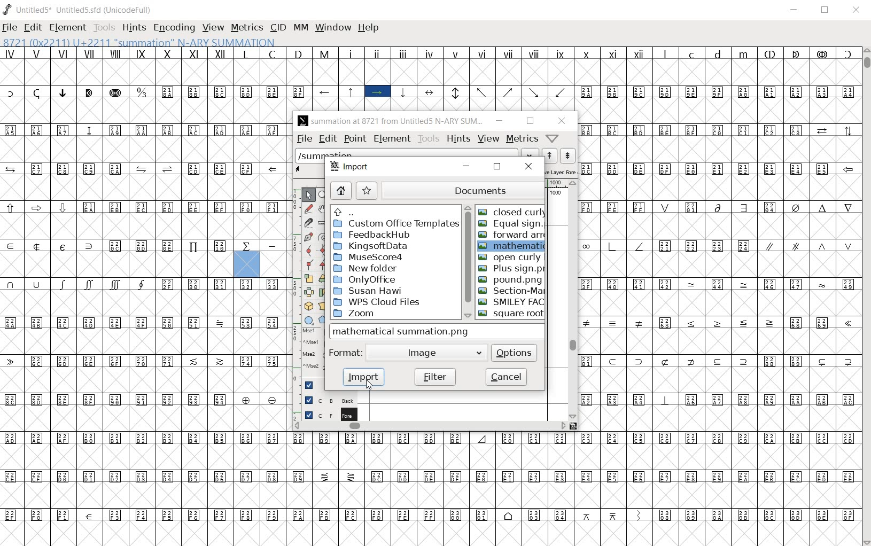 The height and width of the screenshot is (546, 871). What do you see at coordinates (866, 295) in the screenshot?
I see `SCROLLBAR` at bounding box center [866, 295].